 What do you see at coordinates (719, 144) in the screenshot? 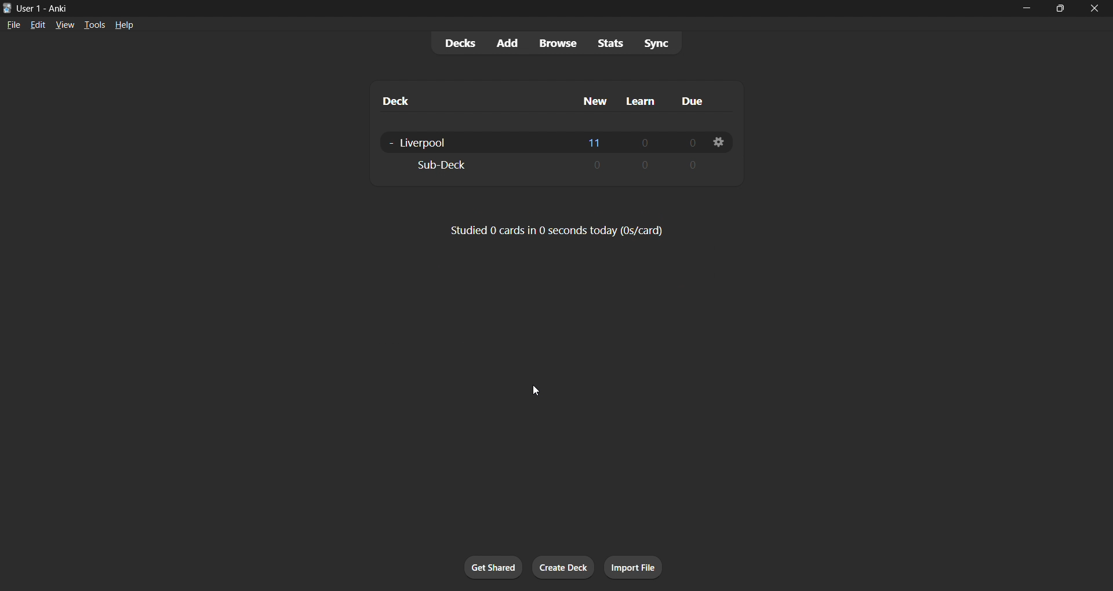
I see `deck options` at bounding box center [719, 144].